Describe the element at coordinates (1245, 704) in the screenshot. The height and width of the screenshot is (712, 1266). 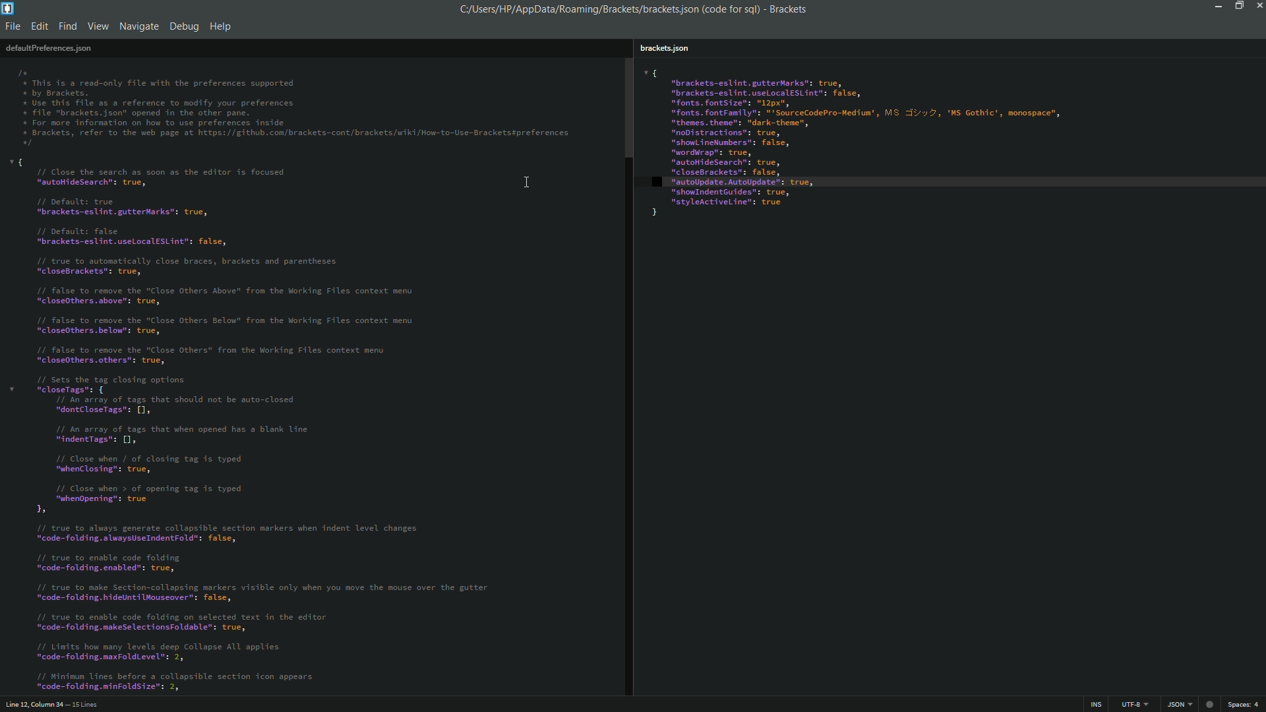
I see `spaces: 4` at that location.